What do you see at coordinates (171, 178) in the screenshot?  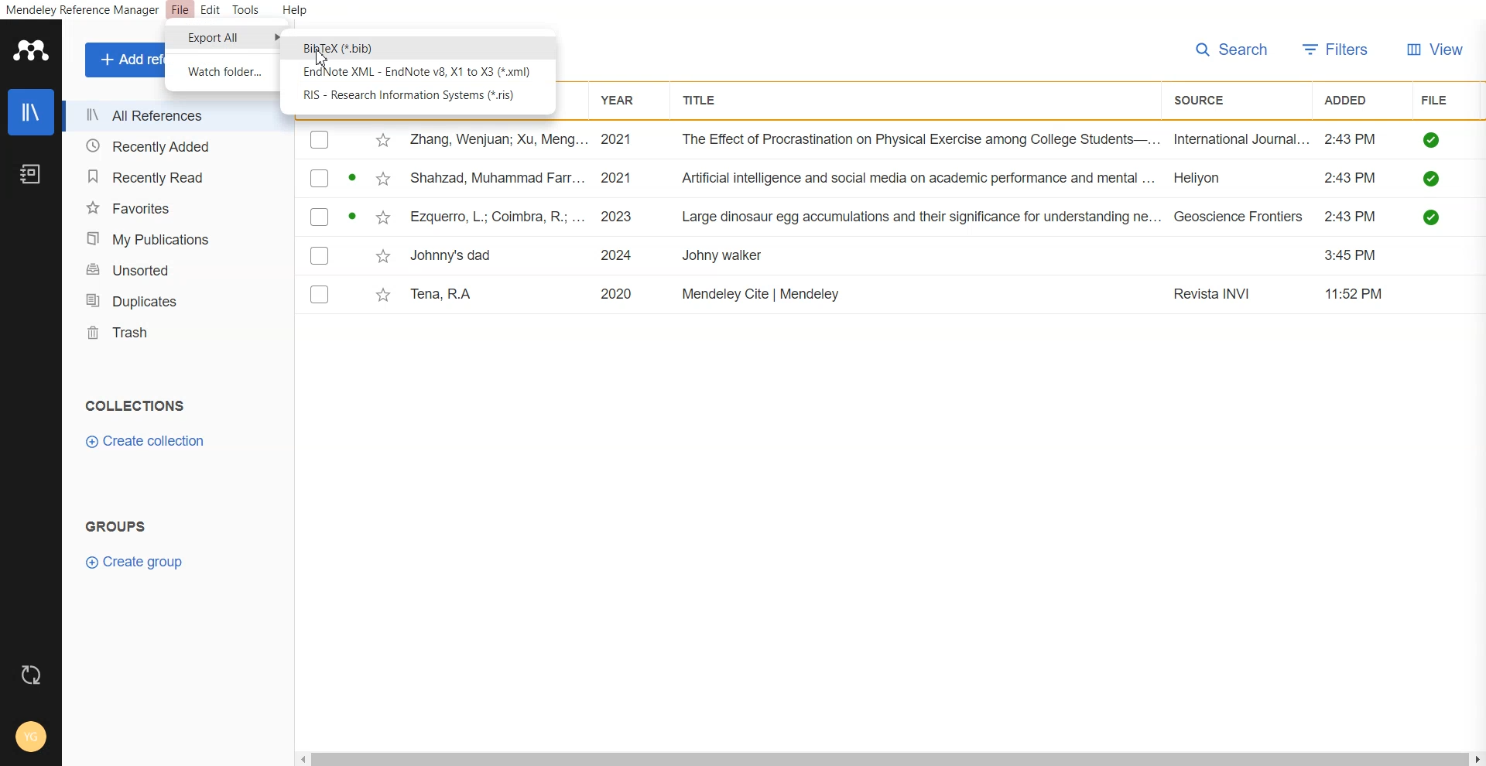 I see `Recently Read` at bounding box center [171, 178].